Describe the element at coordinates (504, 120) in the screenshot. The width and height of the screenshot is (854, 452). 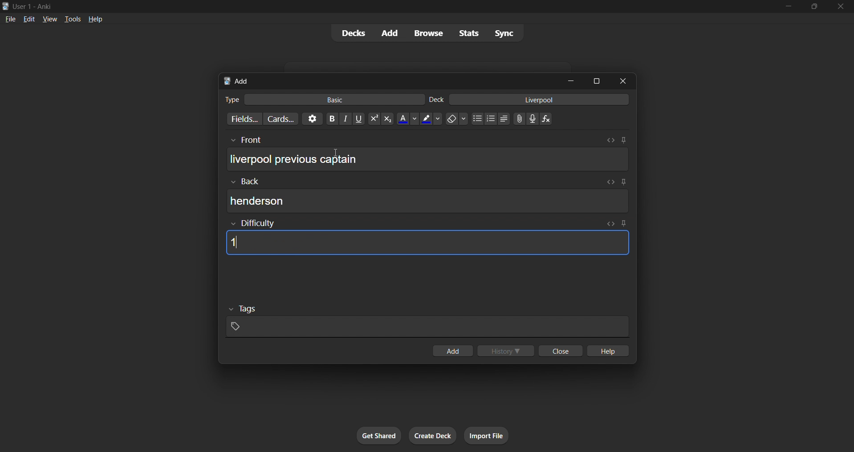
I see `multilevel list` at that location.